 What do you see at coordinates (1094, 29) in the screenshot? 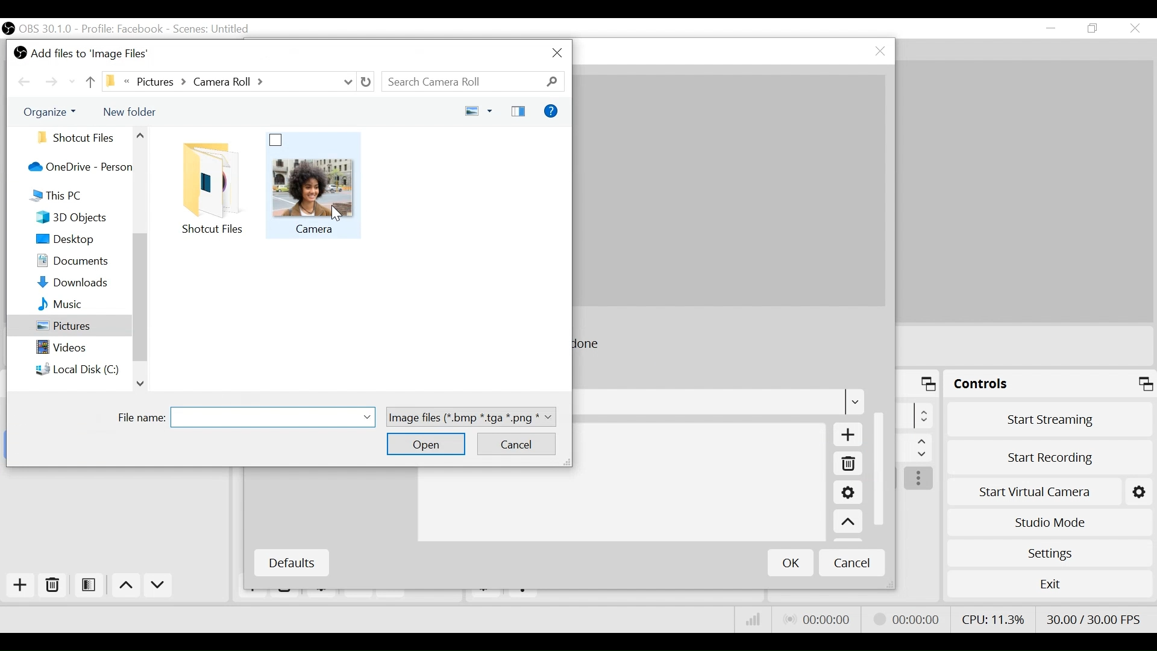
I see `Restore` at bounding box center [1094, 29].